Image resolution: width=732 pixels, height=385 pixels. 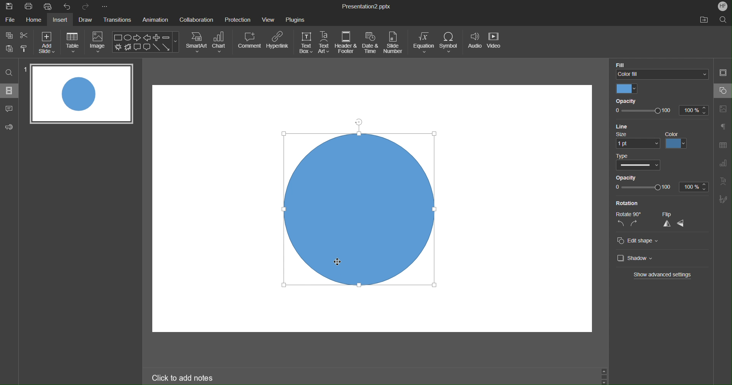 What do you see at coordinates (277, 40) in the screenshot?
I see `Hyperlink` at bounding box center [277, 40].